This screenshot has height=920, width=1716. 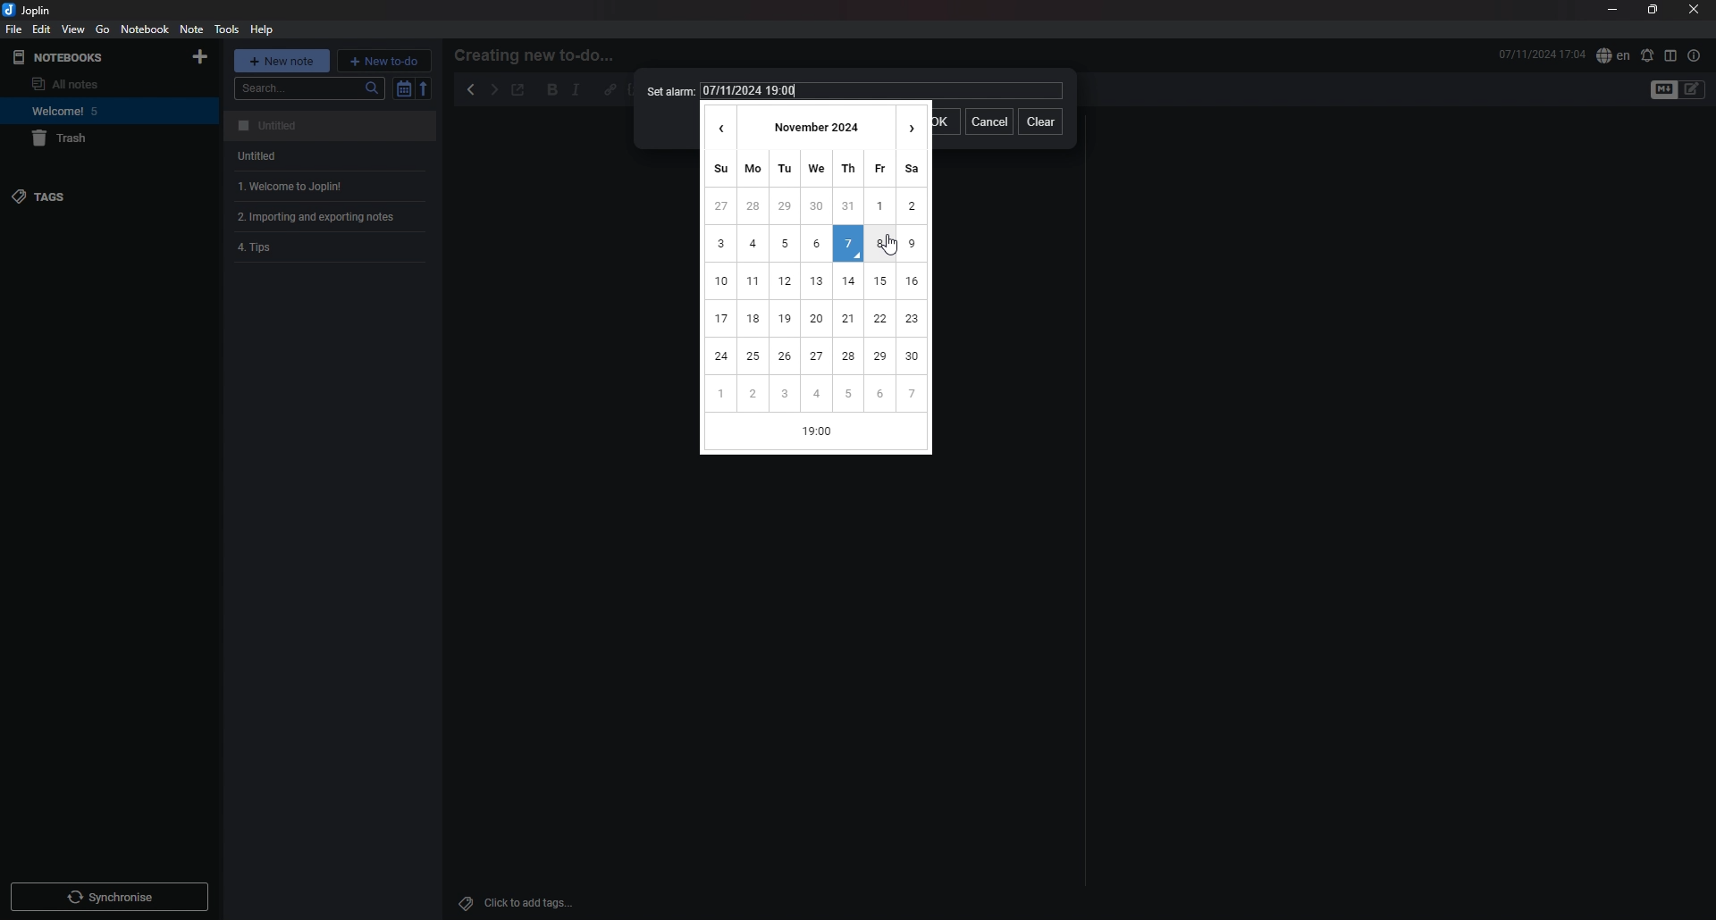 What do you see at coordinates (1693, 89) in the screenshot?
I see `toggle editors` at bounding box center [1693, 89].